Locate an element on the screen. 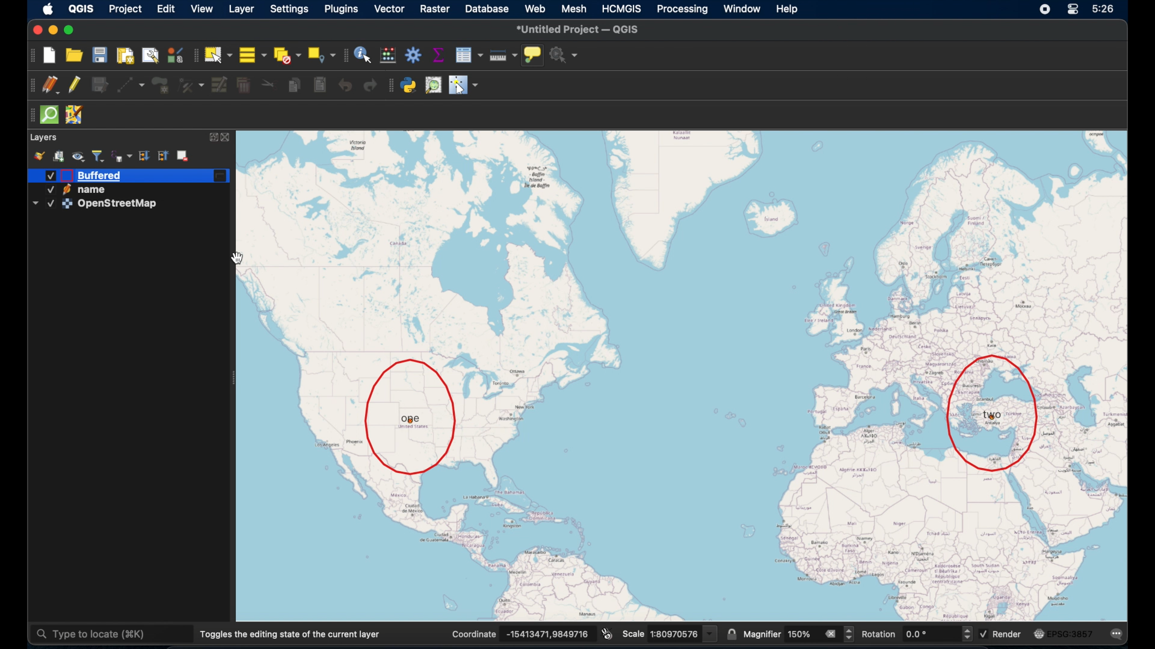 The image size is (1155, 649). coordinate values is located at coordinates (549, 633).